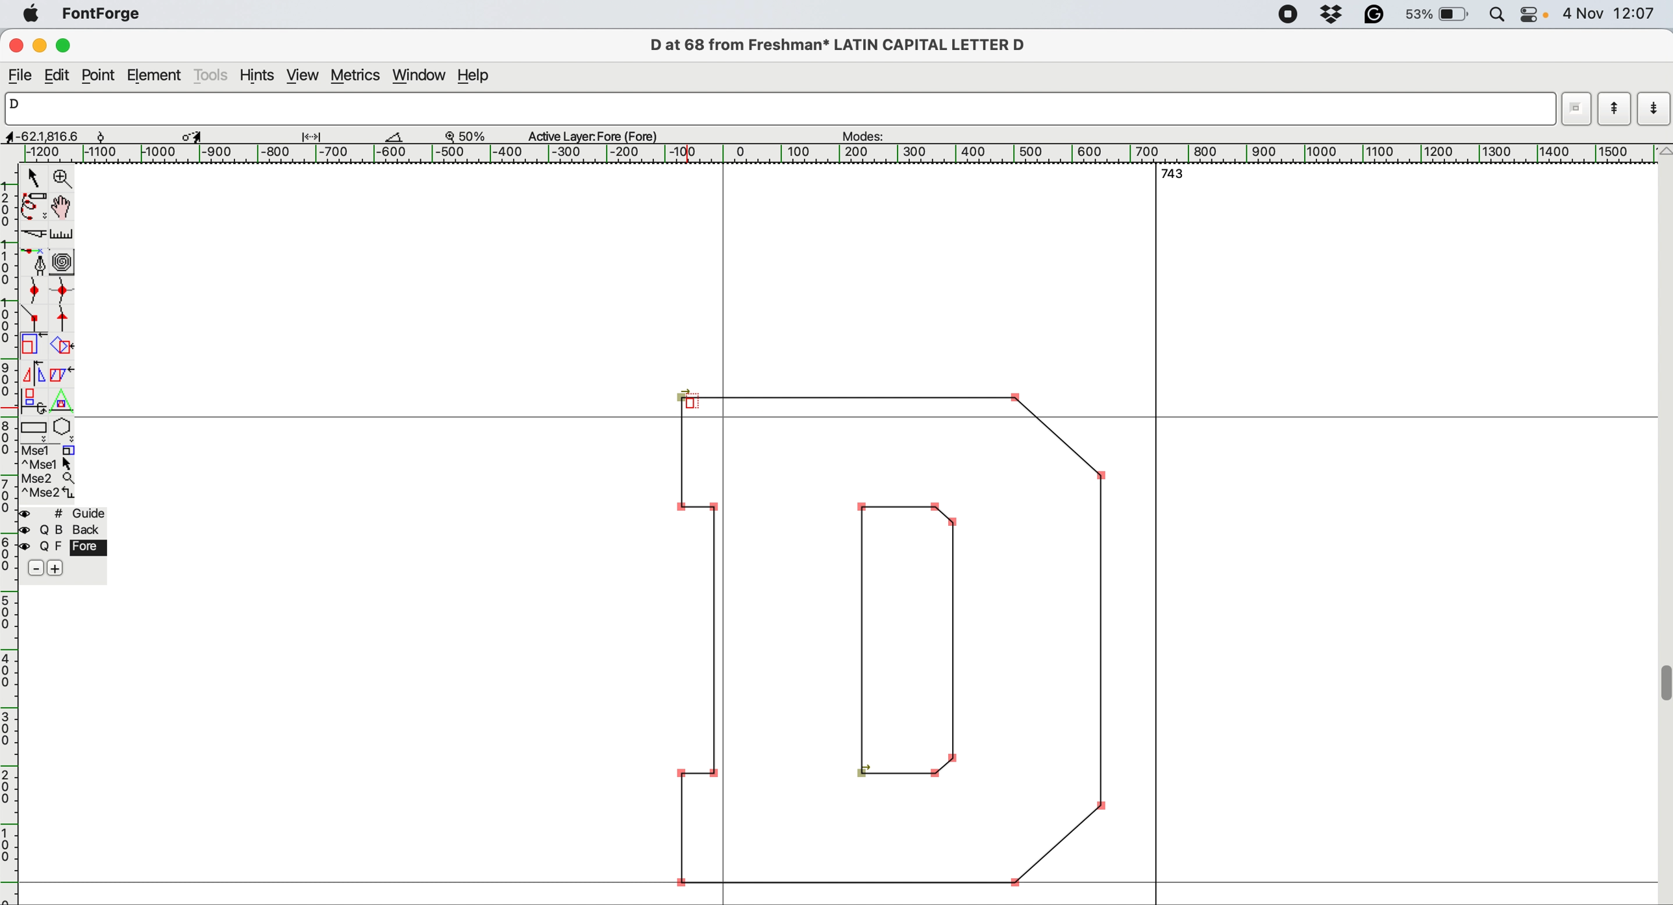 This screenshot has height=905, width=1673. Describe the element at coordinates (63, 430) in the screenshot. I see `star or polygon` at that location.